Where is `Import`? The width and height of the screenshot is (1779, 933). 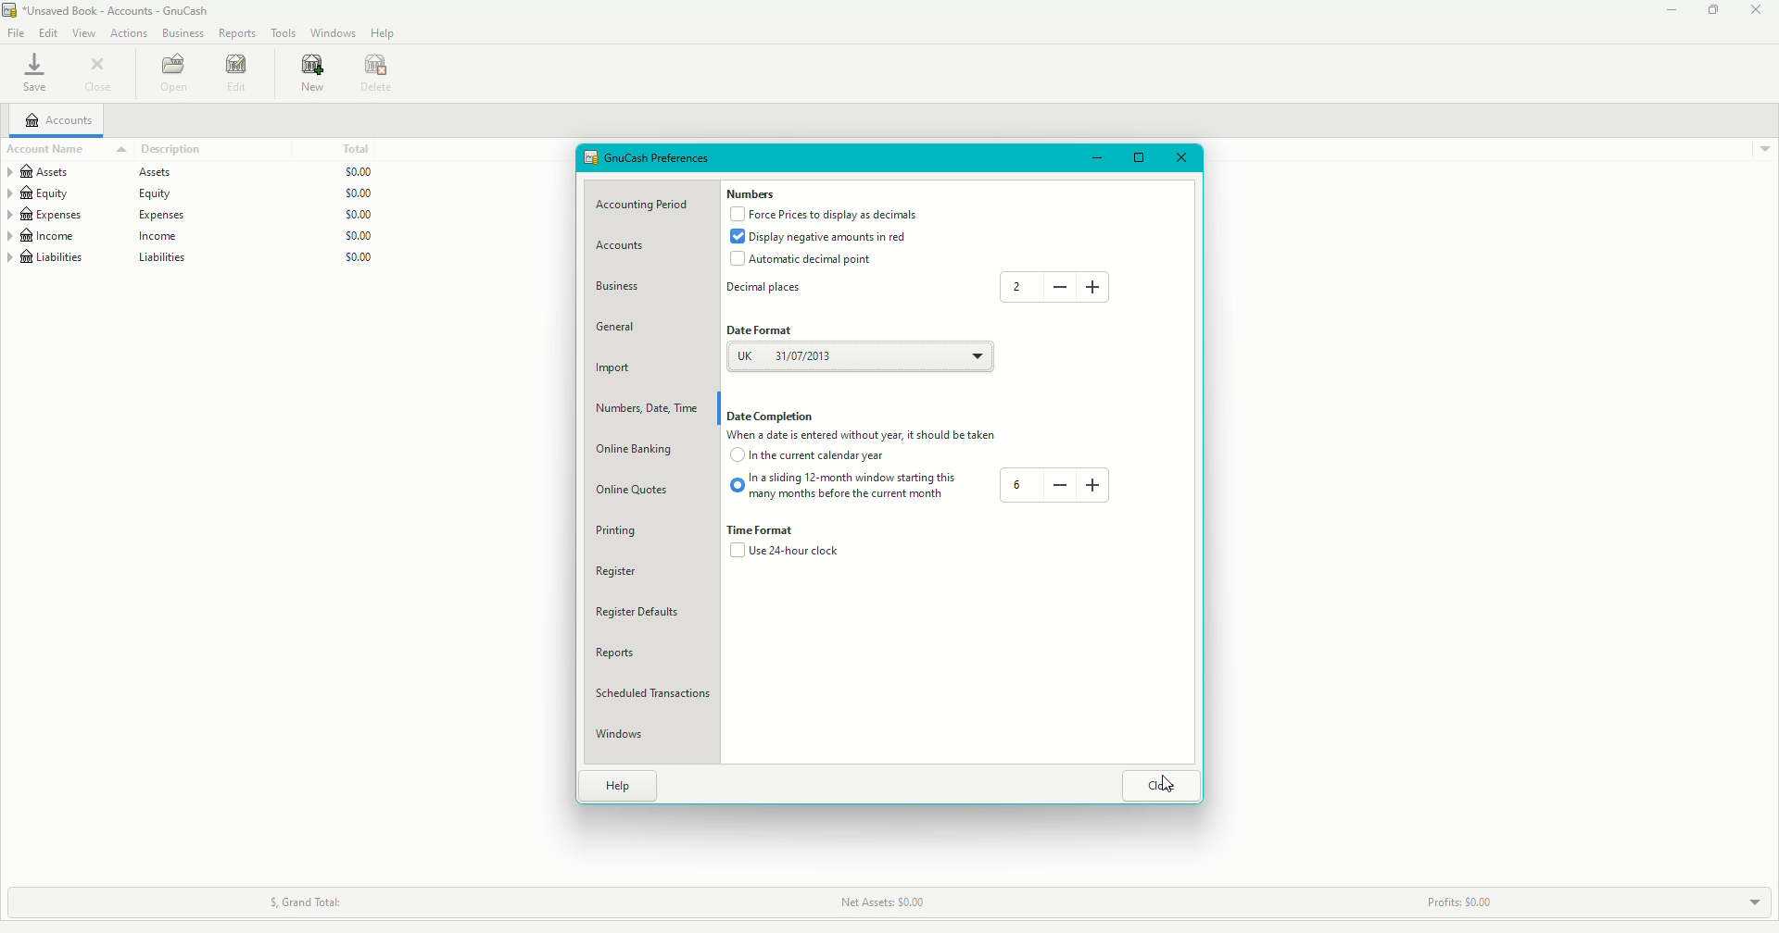 Import is located at coordinates (615, 369).